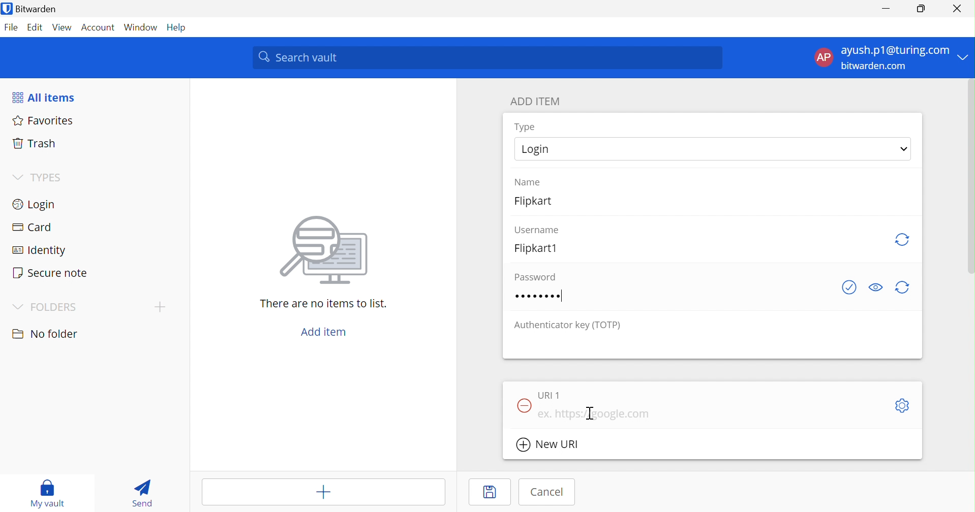 The image size is (975, 512). Describe the element at coordinates (537, 150) in the screenshot. I see `Login` at that location.